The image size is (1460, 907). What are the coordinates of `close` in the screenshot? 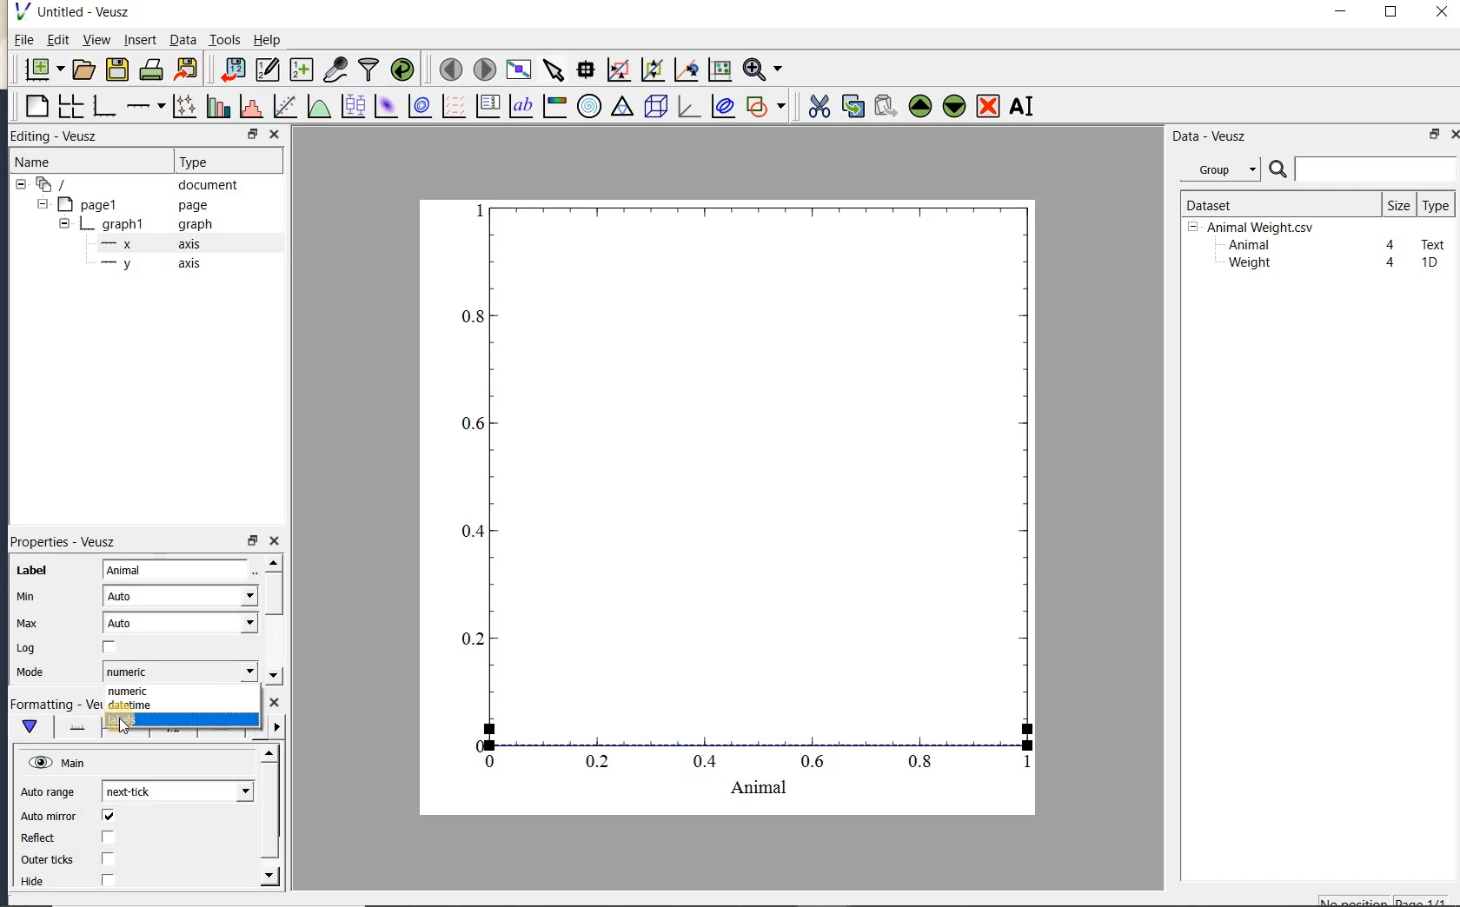 It's located at (274, 541).